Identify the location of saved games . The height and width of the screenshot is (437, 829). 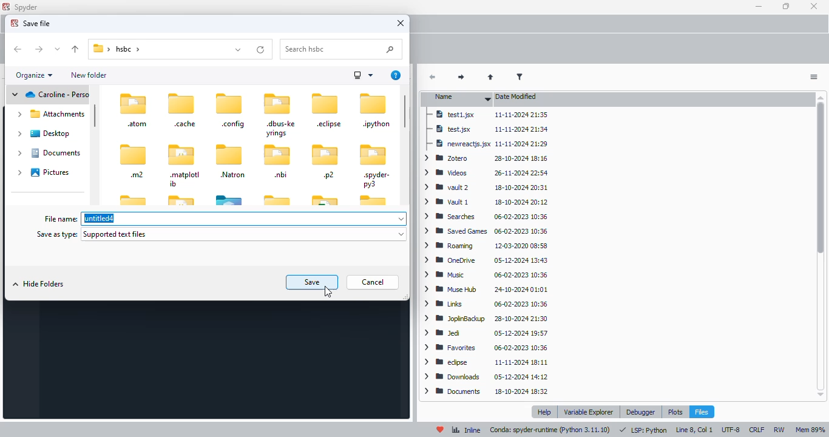
(456, 231).